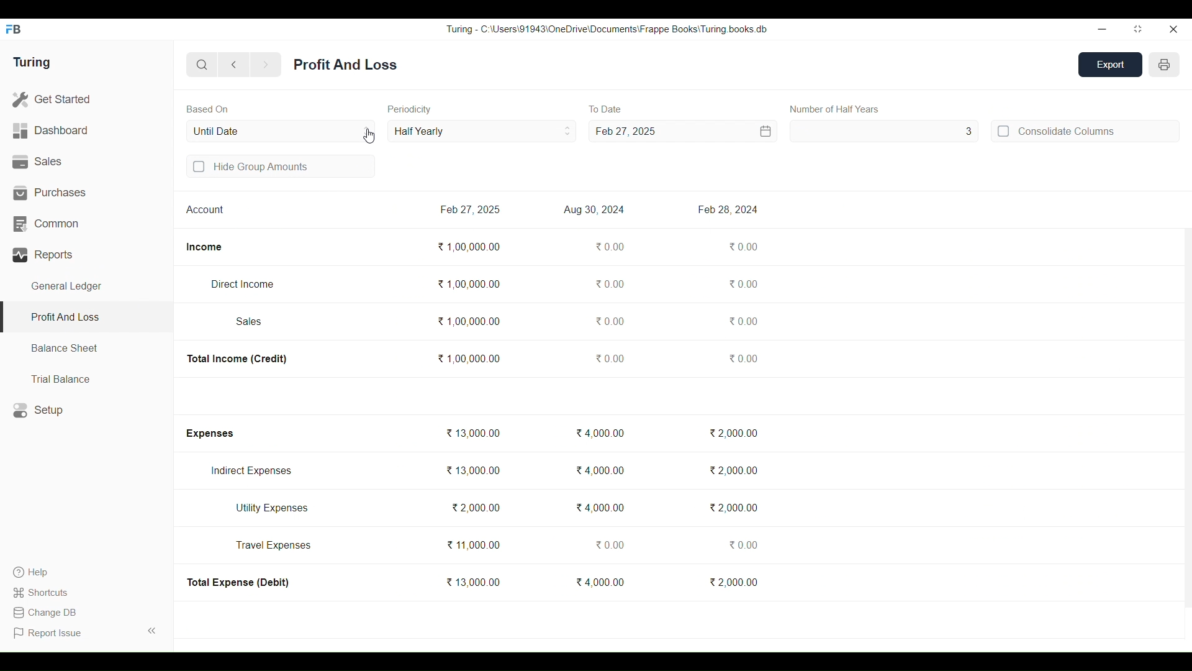 This screenshot has width=1192, height=671. Describe the element at coordinates (202, 65) in the screenshot. I see `Search` at that location.